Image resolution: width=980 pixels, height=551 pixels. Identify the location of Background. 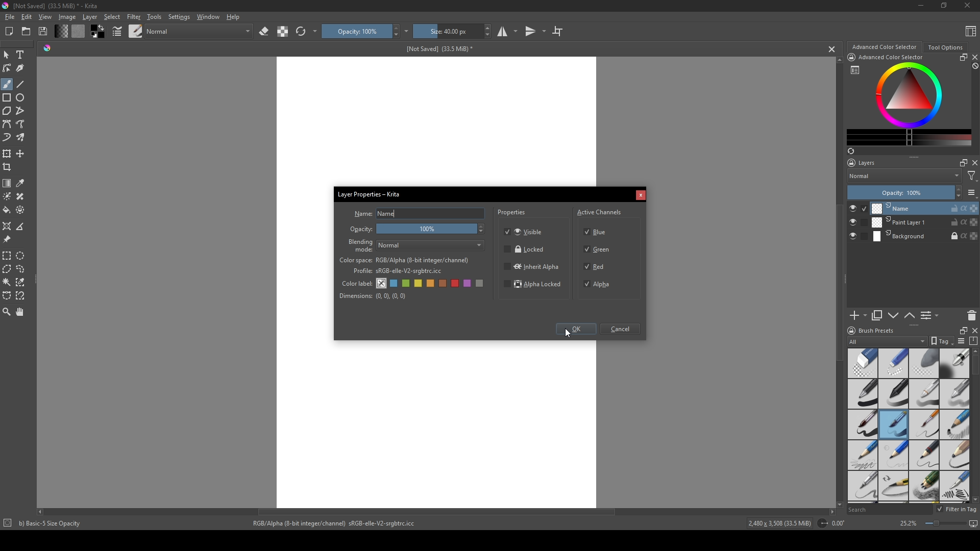
(925, 237).